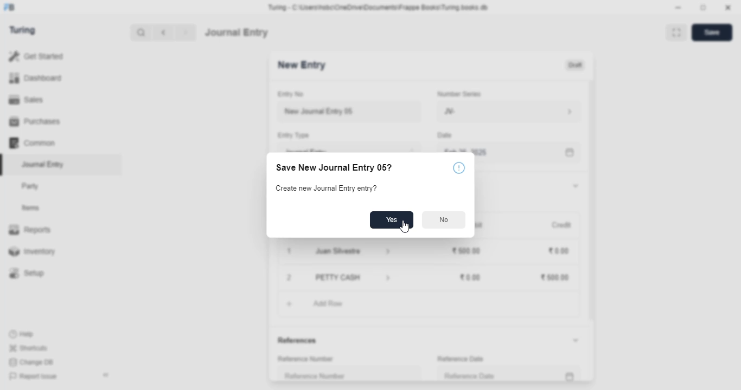 The height and width of the screenshot is (390, 741). What do you see at coordinates (290, 252) in the screenshot?
I see `1` at bounding box center [290, 252].